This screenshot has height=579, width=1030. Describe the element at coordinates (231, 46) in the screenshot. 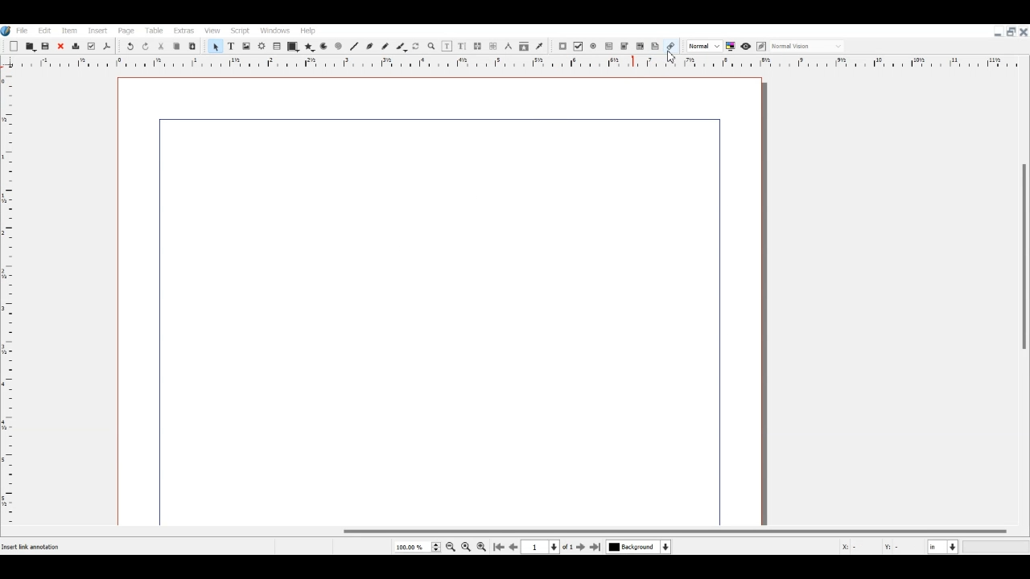

I see `Text Frame` at that location.